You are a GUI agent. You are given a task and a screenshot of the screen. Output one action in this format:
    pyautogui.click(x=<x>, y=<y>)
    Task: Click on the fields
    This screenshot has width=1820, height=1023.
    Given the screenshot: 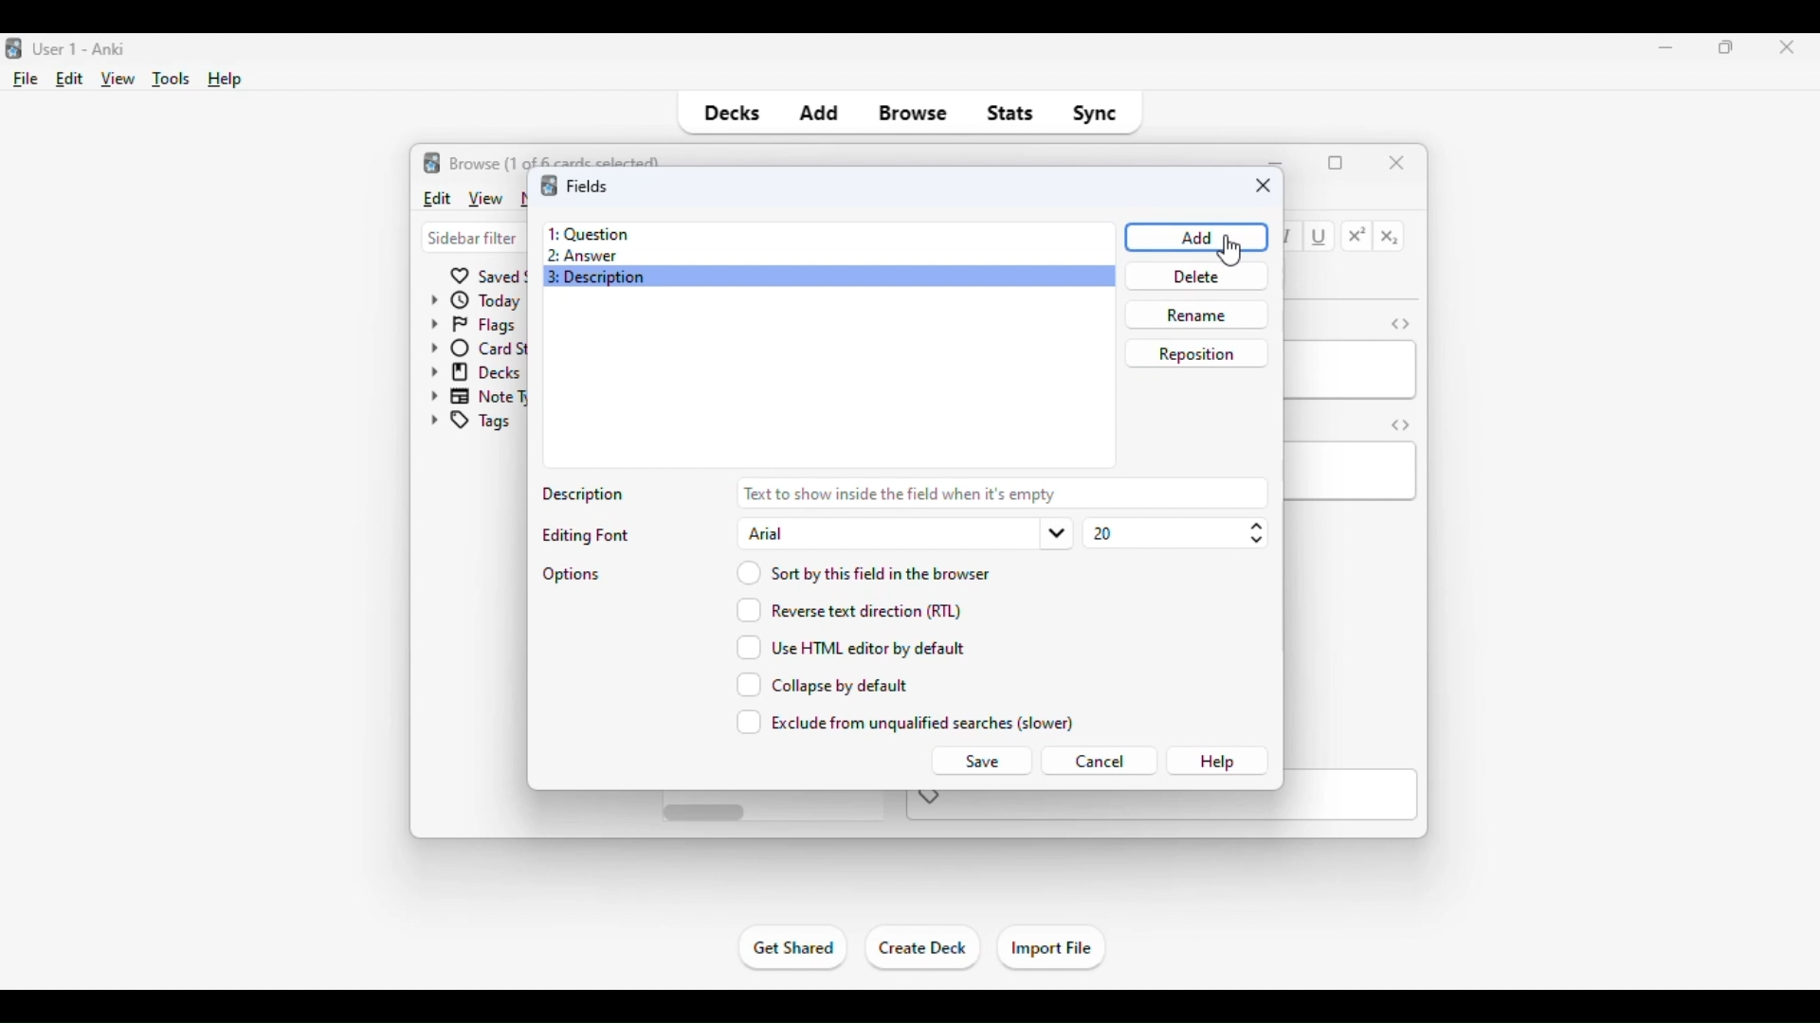 What is the action you would take?
    pyautogui.click(x=587, y=185)
    